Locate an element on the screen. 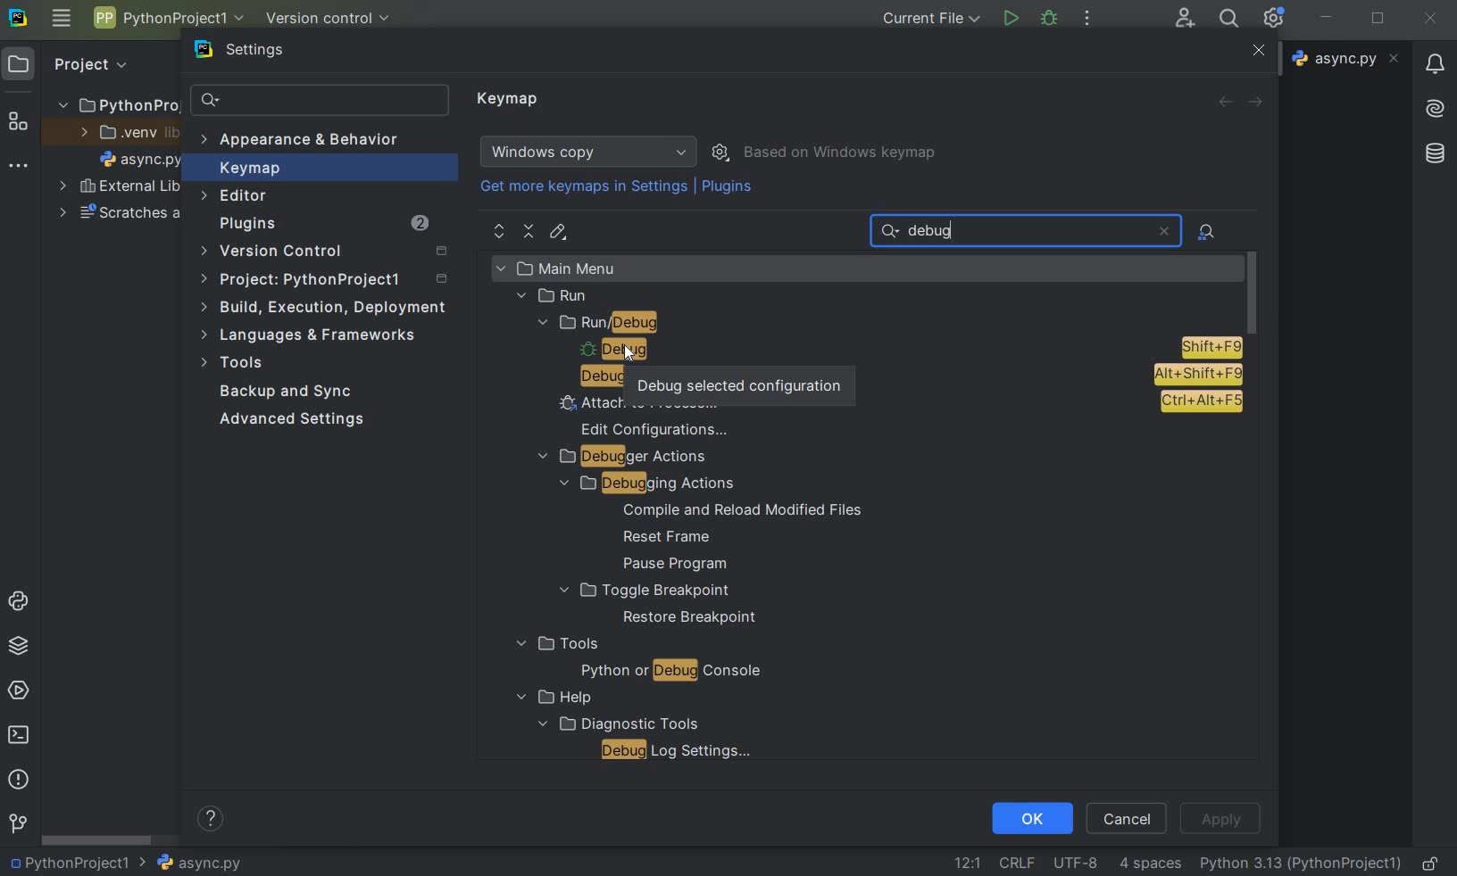  search settings is located at coordinates (321, 101).